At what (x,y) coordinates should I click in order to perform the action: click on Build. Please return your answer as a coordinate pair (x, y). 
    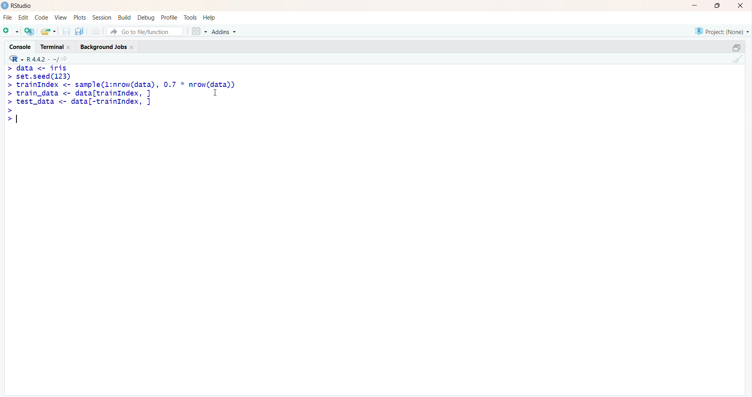
    Looking at the image, I should click on (125, 17).